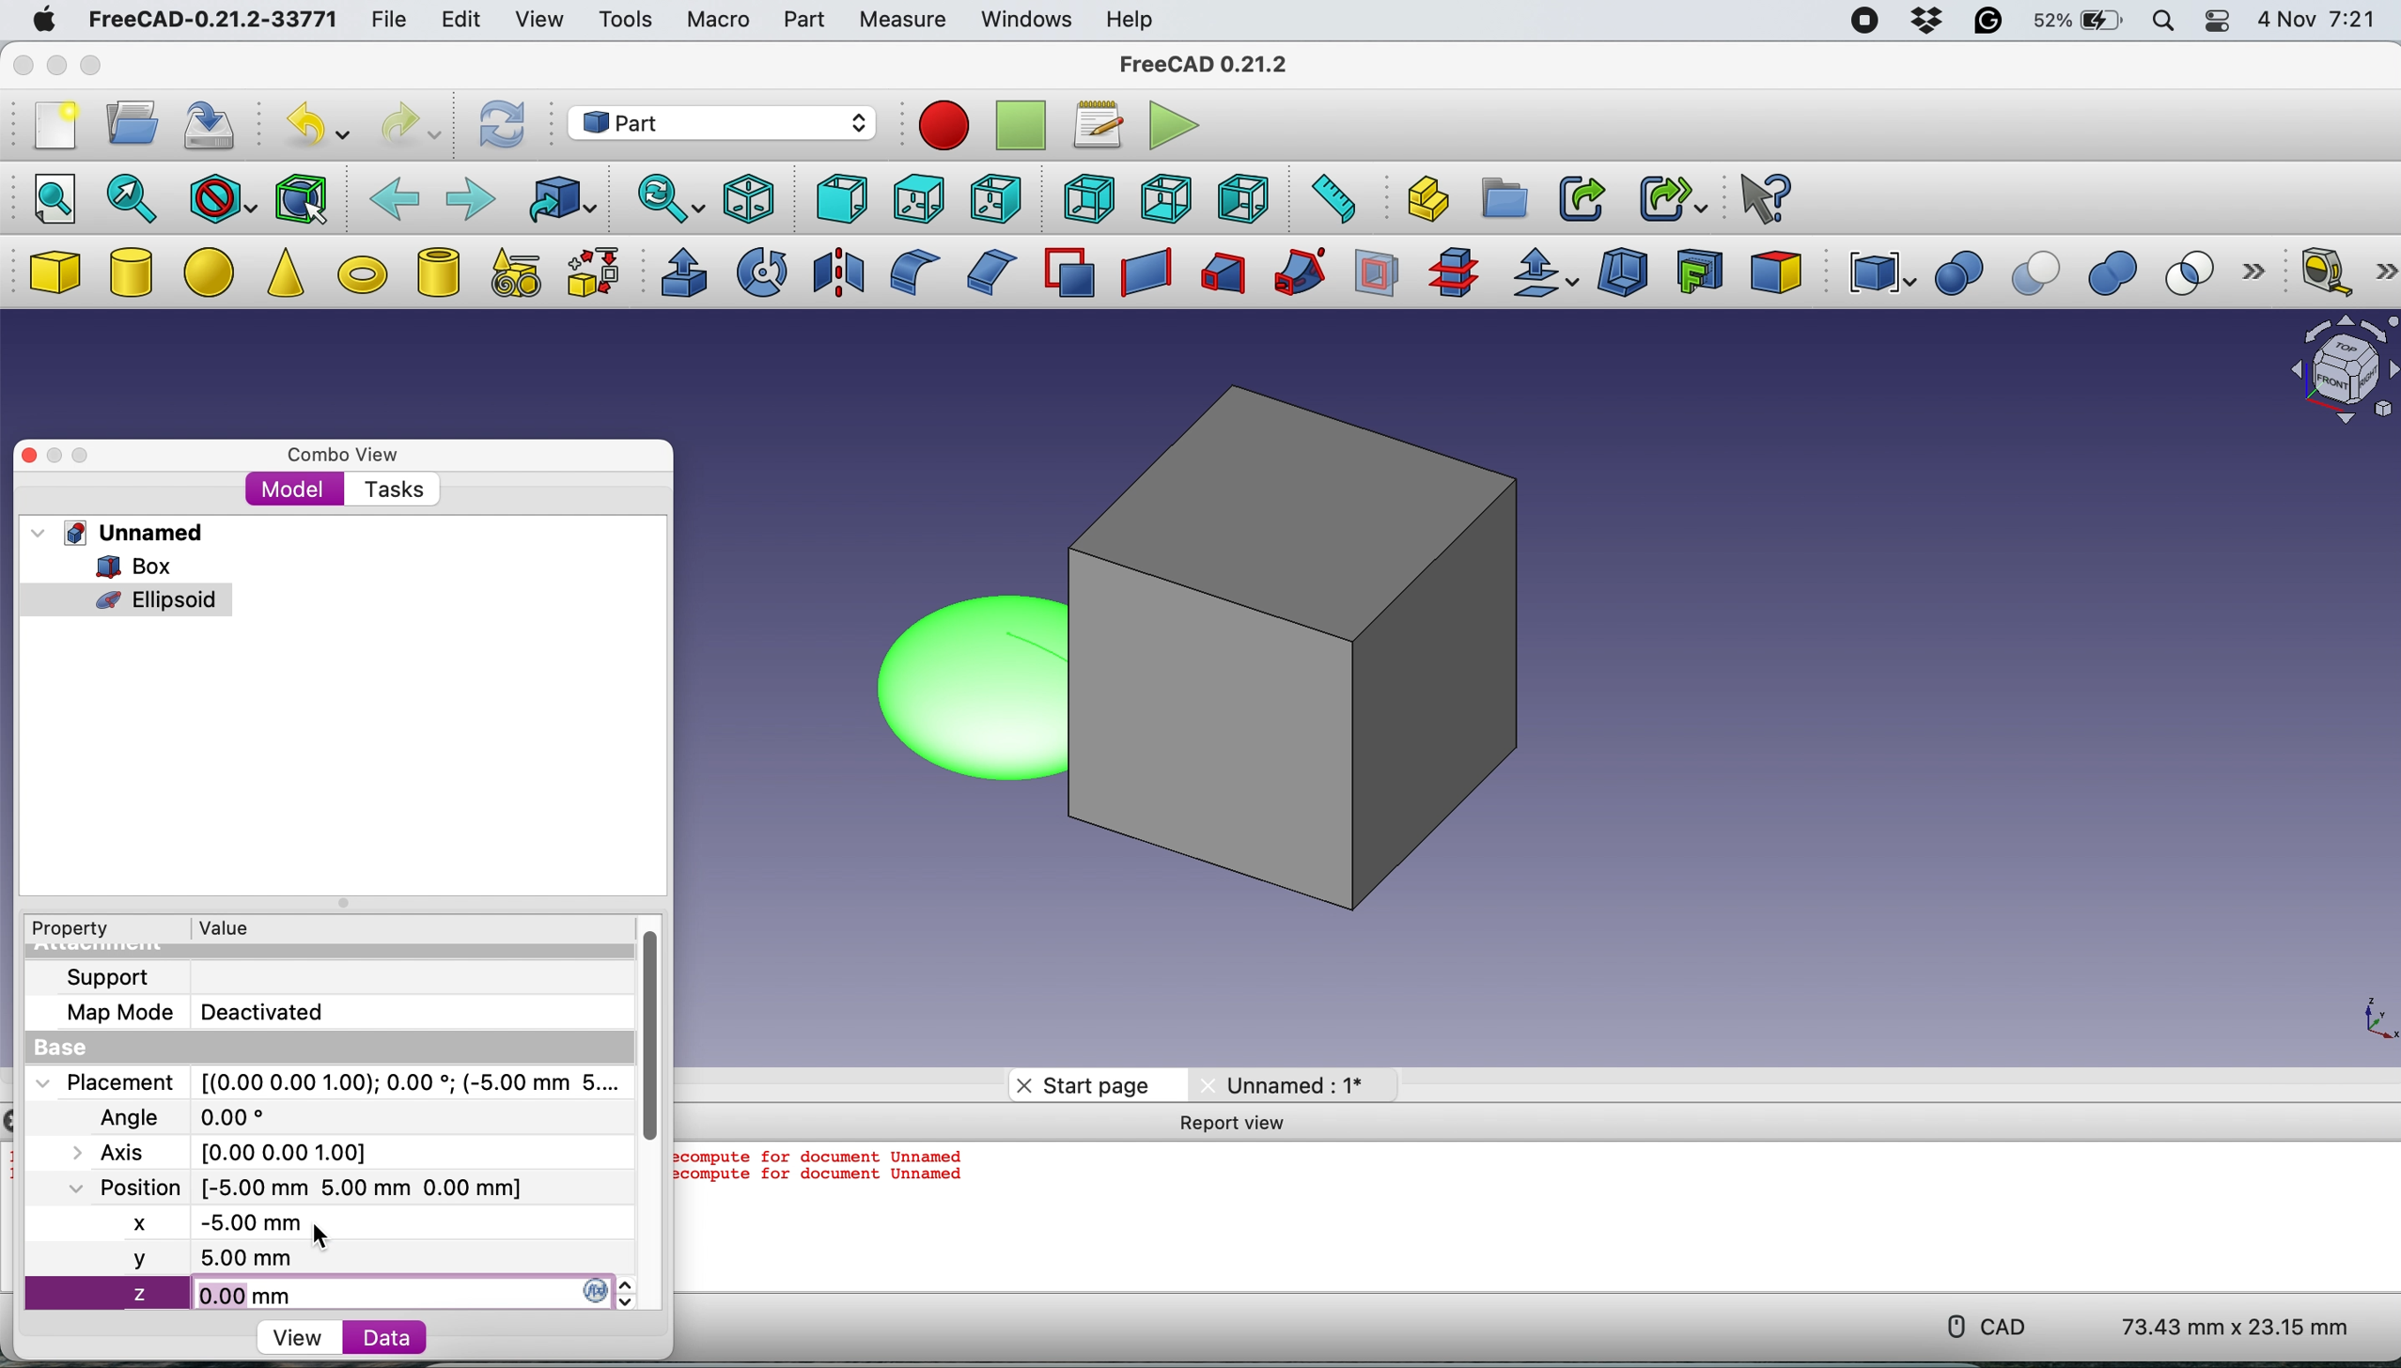  What do you see at coordinates (390, 490) in the screenshot?
I see `tasks` at bounding box center [390, 490].